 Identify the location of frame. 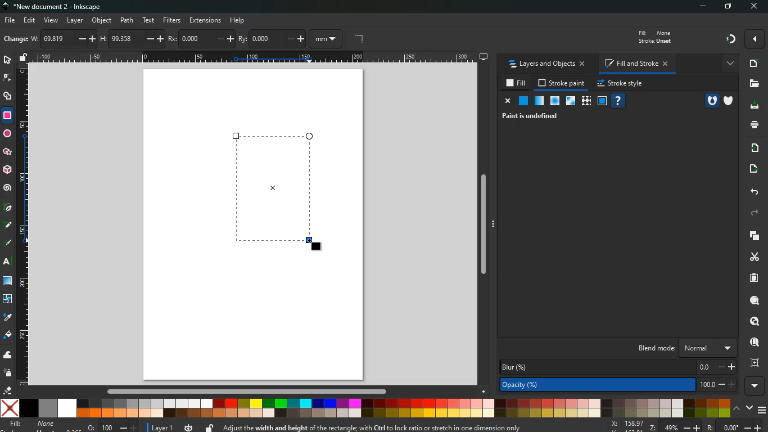
(754, 363).